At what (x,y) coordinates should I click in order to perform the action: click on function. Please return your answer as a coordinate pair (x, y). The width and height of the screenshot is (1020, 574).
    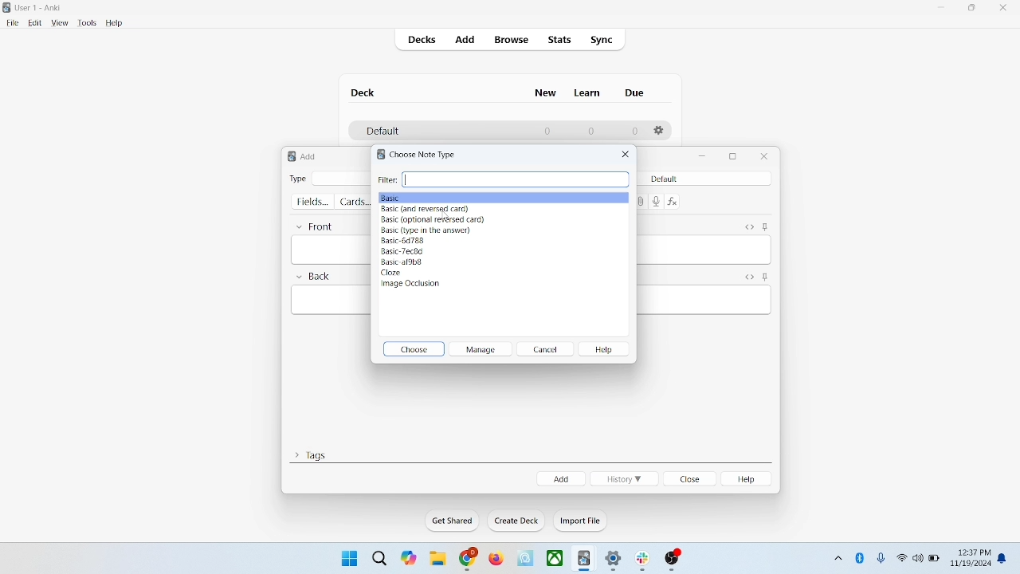
    Looking at the image, I should click on (674, 202).